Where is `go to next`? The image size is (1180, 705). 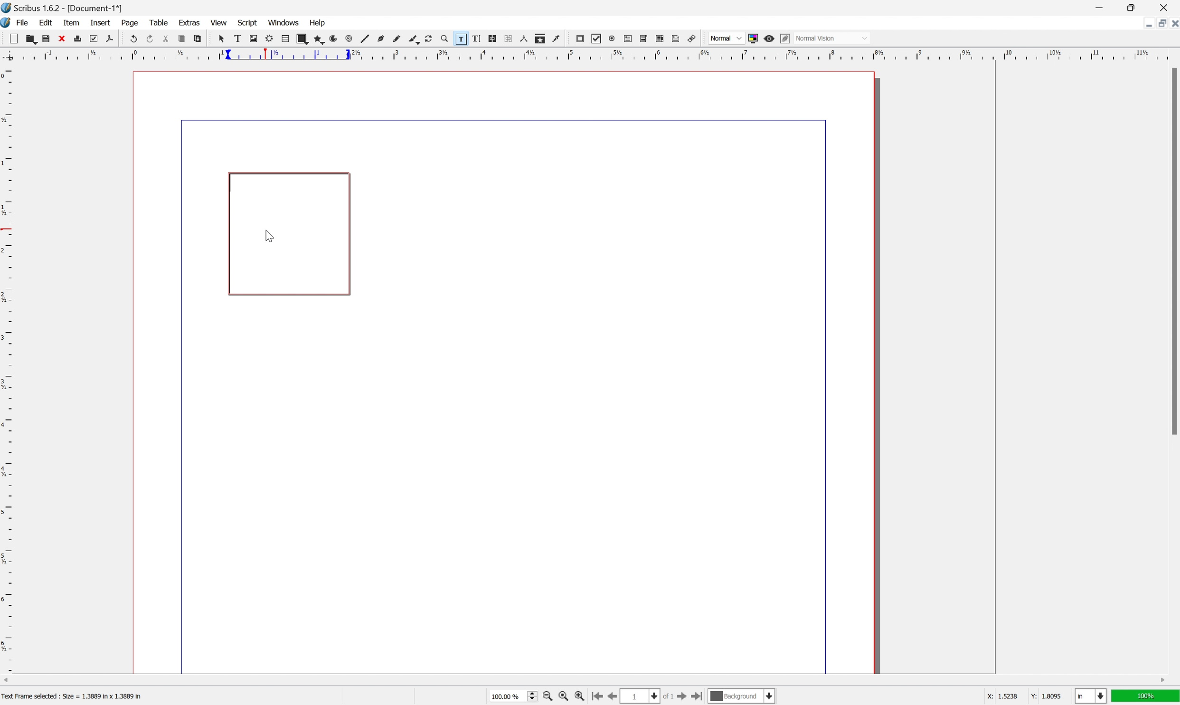 go to next is located at coordinates (687, 698).